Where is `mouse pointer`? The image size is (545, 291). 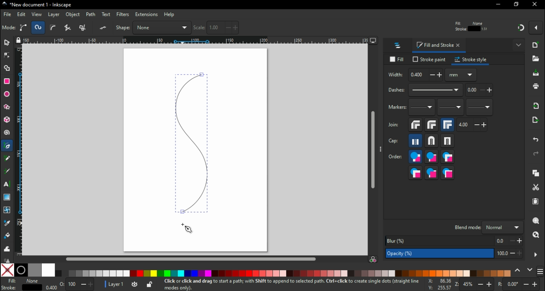
mouse pointer is located at coordinates (187, 229).